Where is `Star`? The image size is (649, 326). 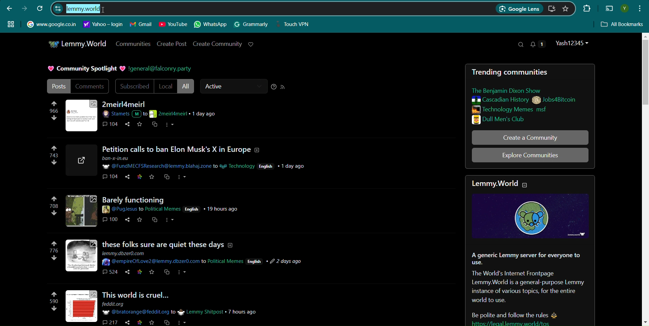
Star is located at coordinates (141, 125).